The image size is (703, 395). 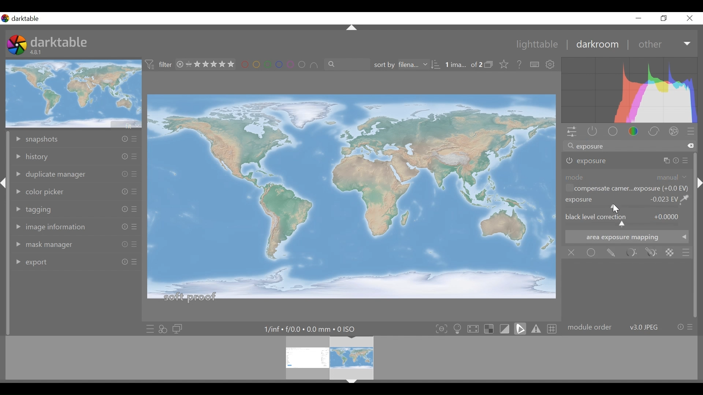 What do you see at coordinates (39, 261) in the screenshot?
I see `export` at bounding box center [39, 261].